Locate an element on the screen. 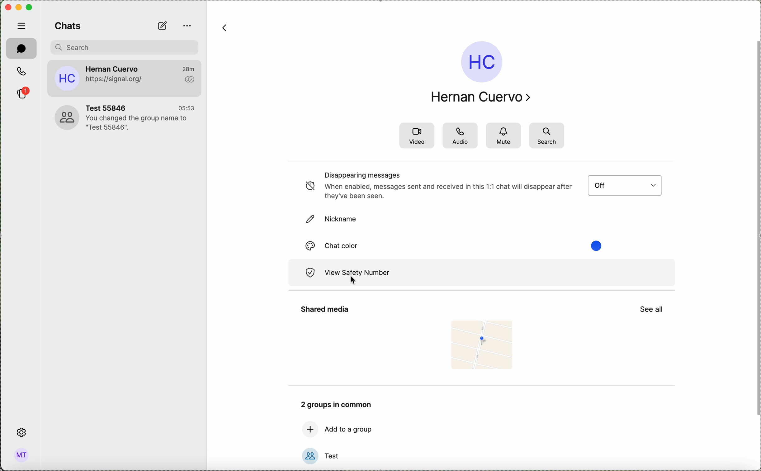 This screenshot has width=761, height=471. chat color is located at coordinates (308, 246).